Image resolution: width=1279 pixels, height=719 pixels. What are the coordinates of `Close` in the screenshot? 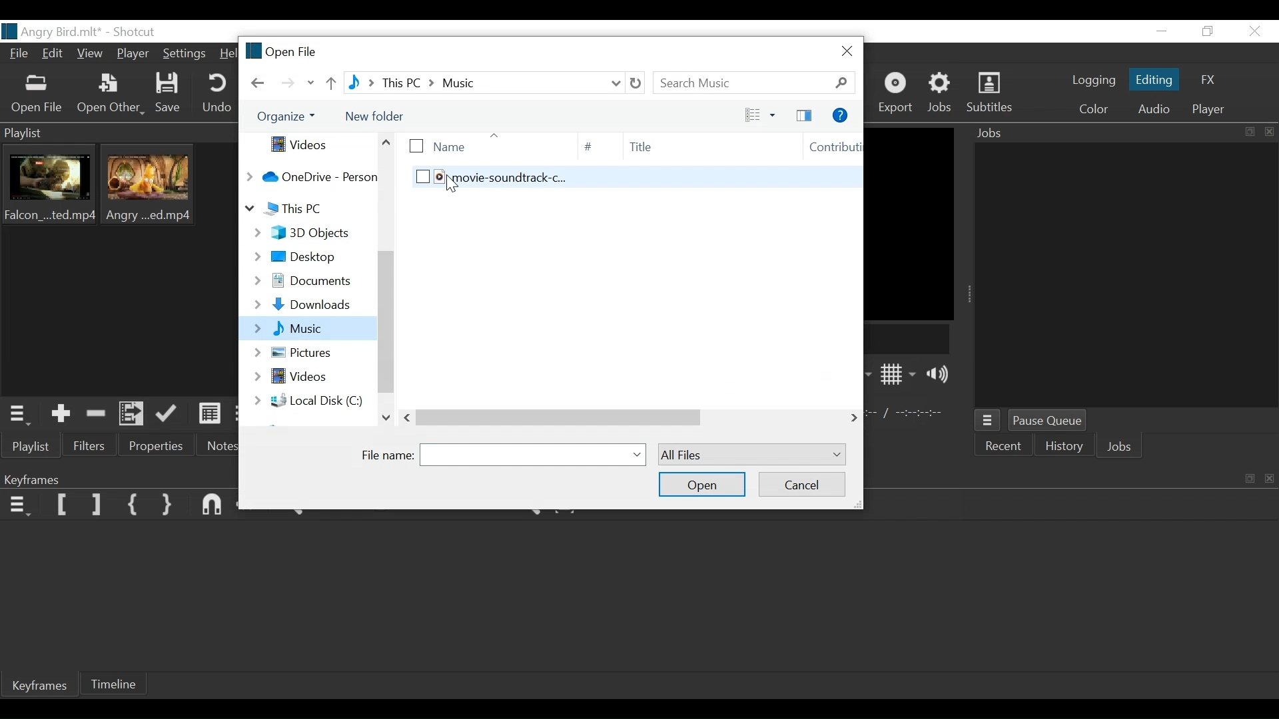 It's located at (1256, 31).